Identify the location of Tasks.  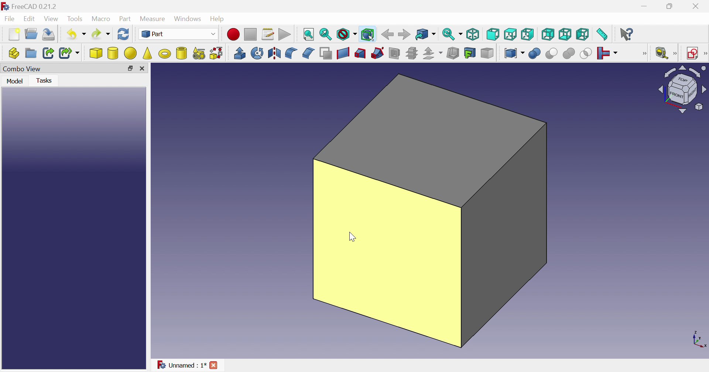
(47, 80).